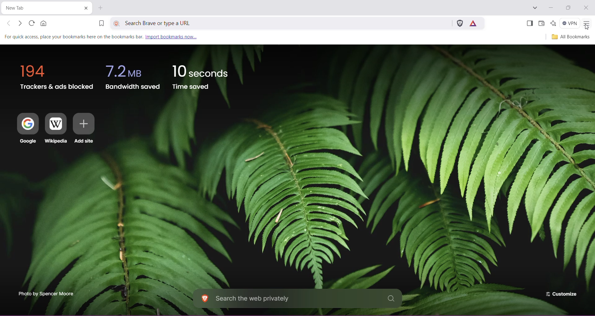 The height and width of the screenshot is (316, 595). What do you see at coordinates (561, 293) in the screenshot?
I see `Customize` at bounding box center [561, 293].